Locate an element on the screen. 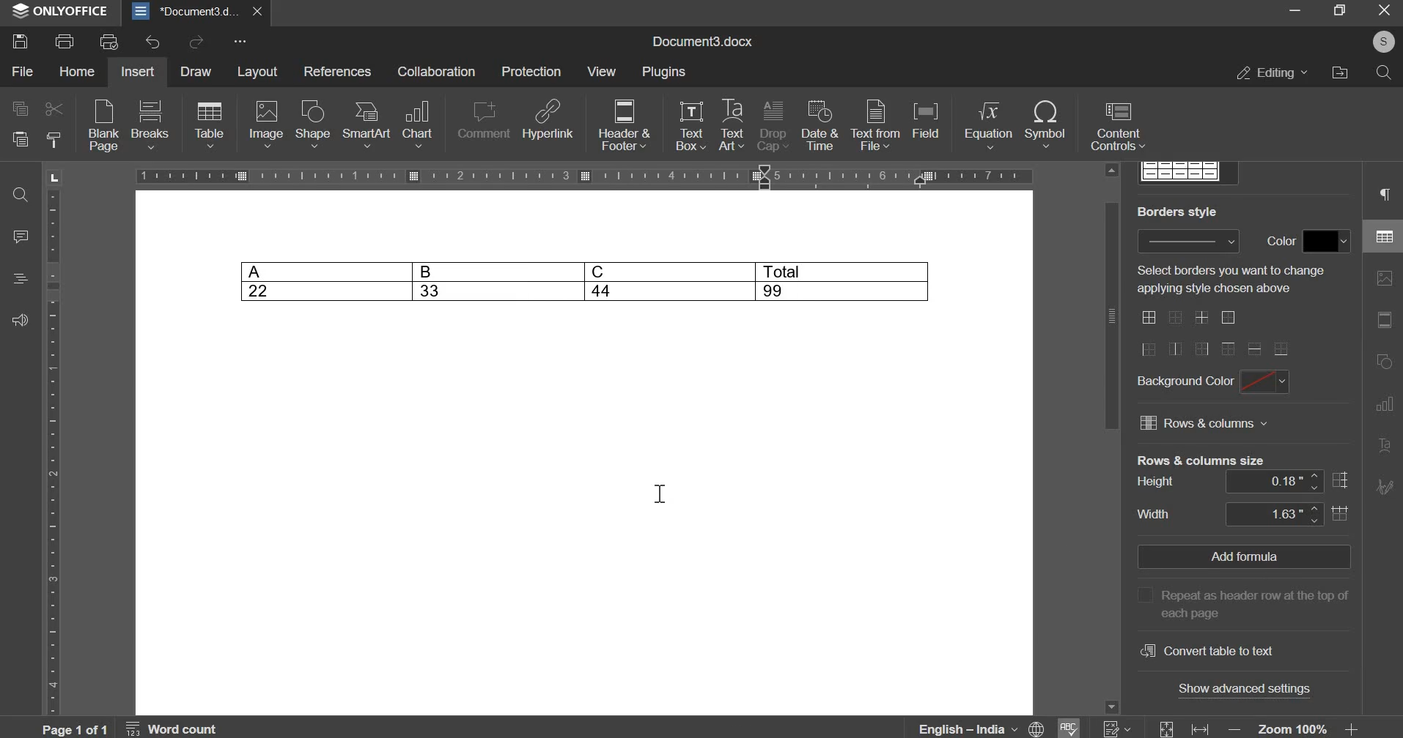  hyperlink is located at coordinates (548, 119).